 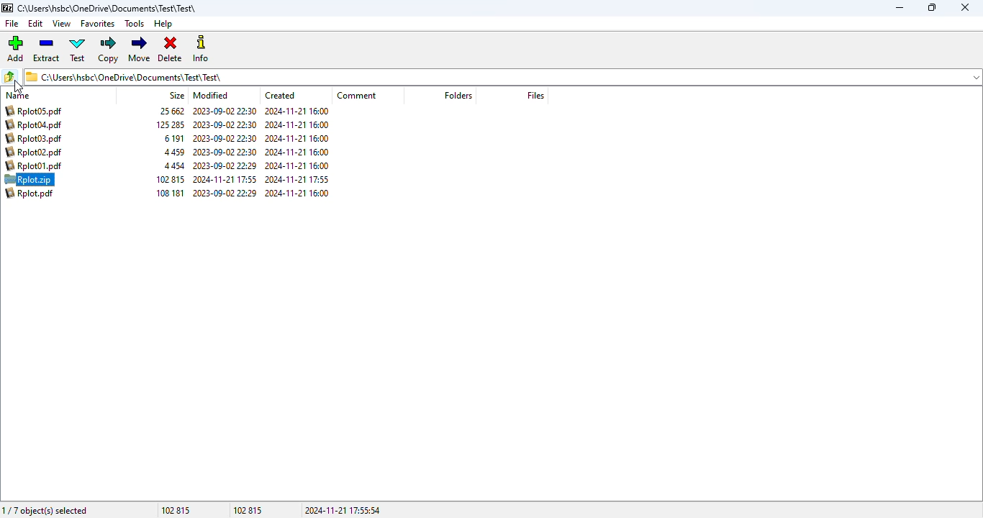 What do you see at coordinates (124, 77) in the screenshot?
I see `C:\Users\hsbc\OneDrive\Documents\Test\Test\` at bounding box center [124, 77].